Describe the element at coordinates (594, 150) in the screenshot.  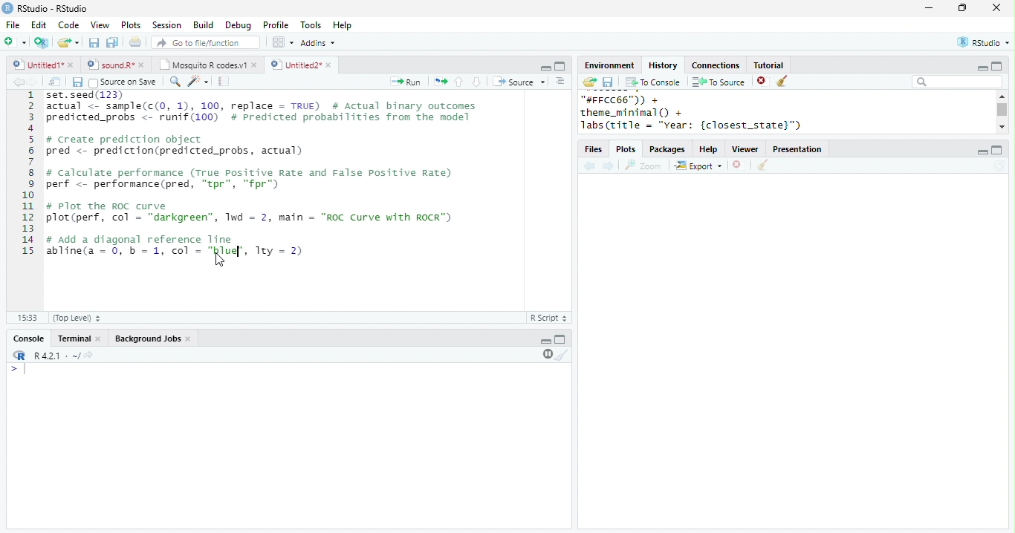
I see `files` at that location.